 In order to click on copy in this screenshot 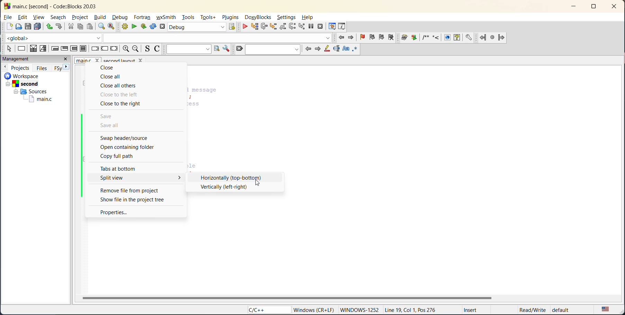, I will do `click(80, 27)`.